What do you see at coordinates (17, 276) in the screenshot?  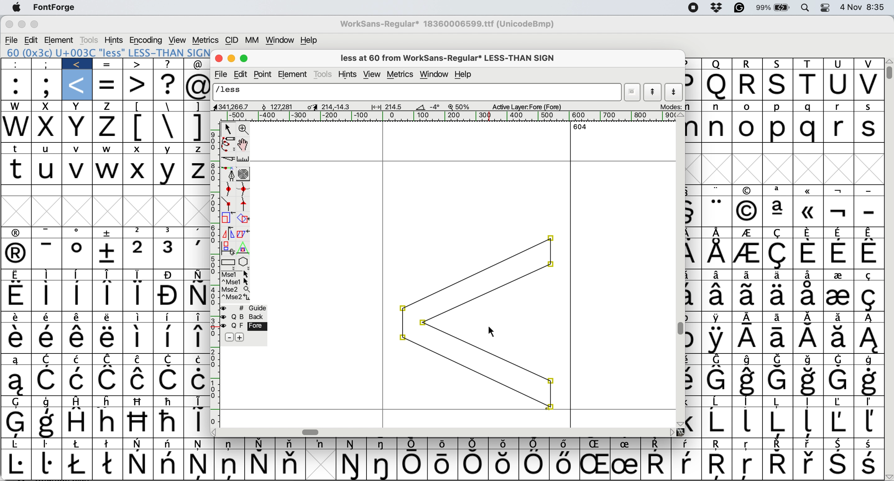 I see `Symbol` at bounding box center [17, 276].